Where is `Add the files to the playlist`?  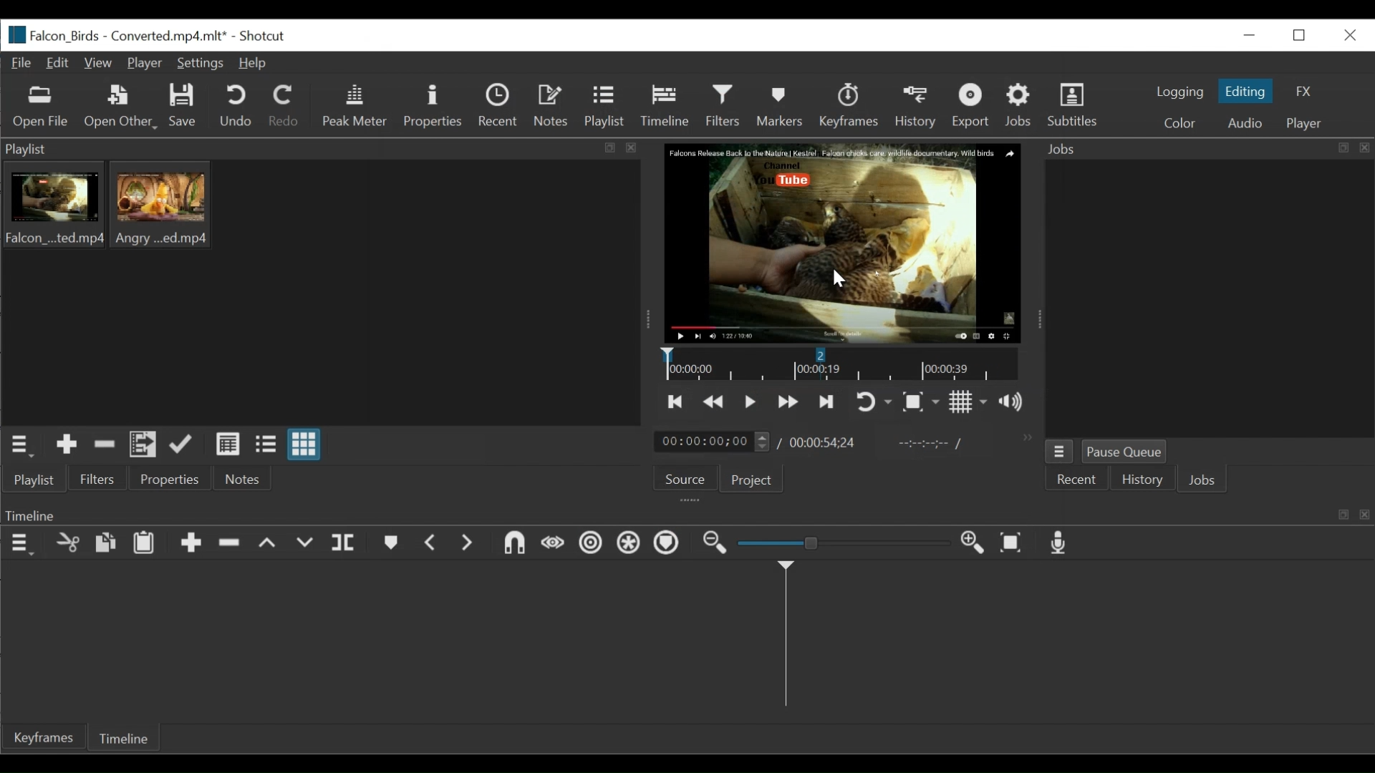
Add the files to the playlist is located at coordinates (144, 445).